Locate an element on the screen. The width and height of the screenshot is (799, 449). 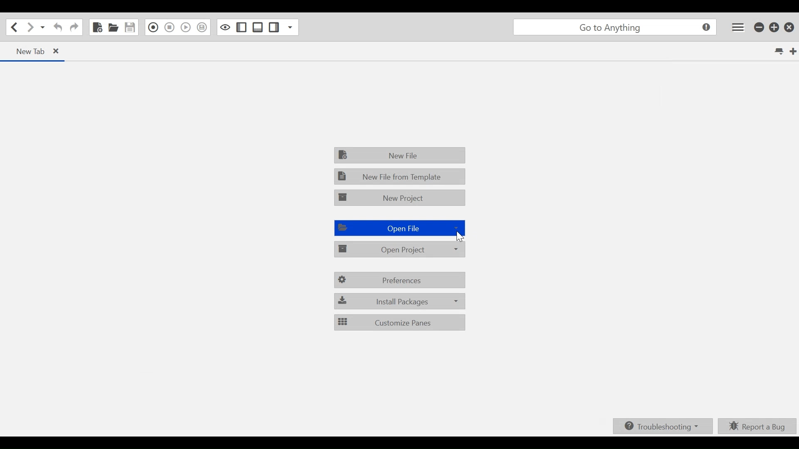
Cursor is located at coordinates (460, 238).